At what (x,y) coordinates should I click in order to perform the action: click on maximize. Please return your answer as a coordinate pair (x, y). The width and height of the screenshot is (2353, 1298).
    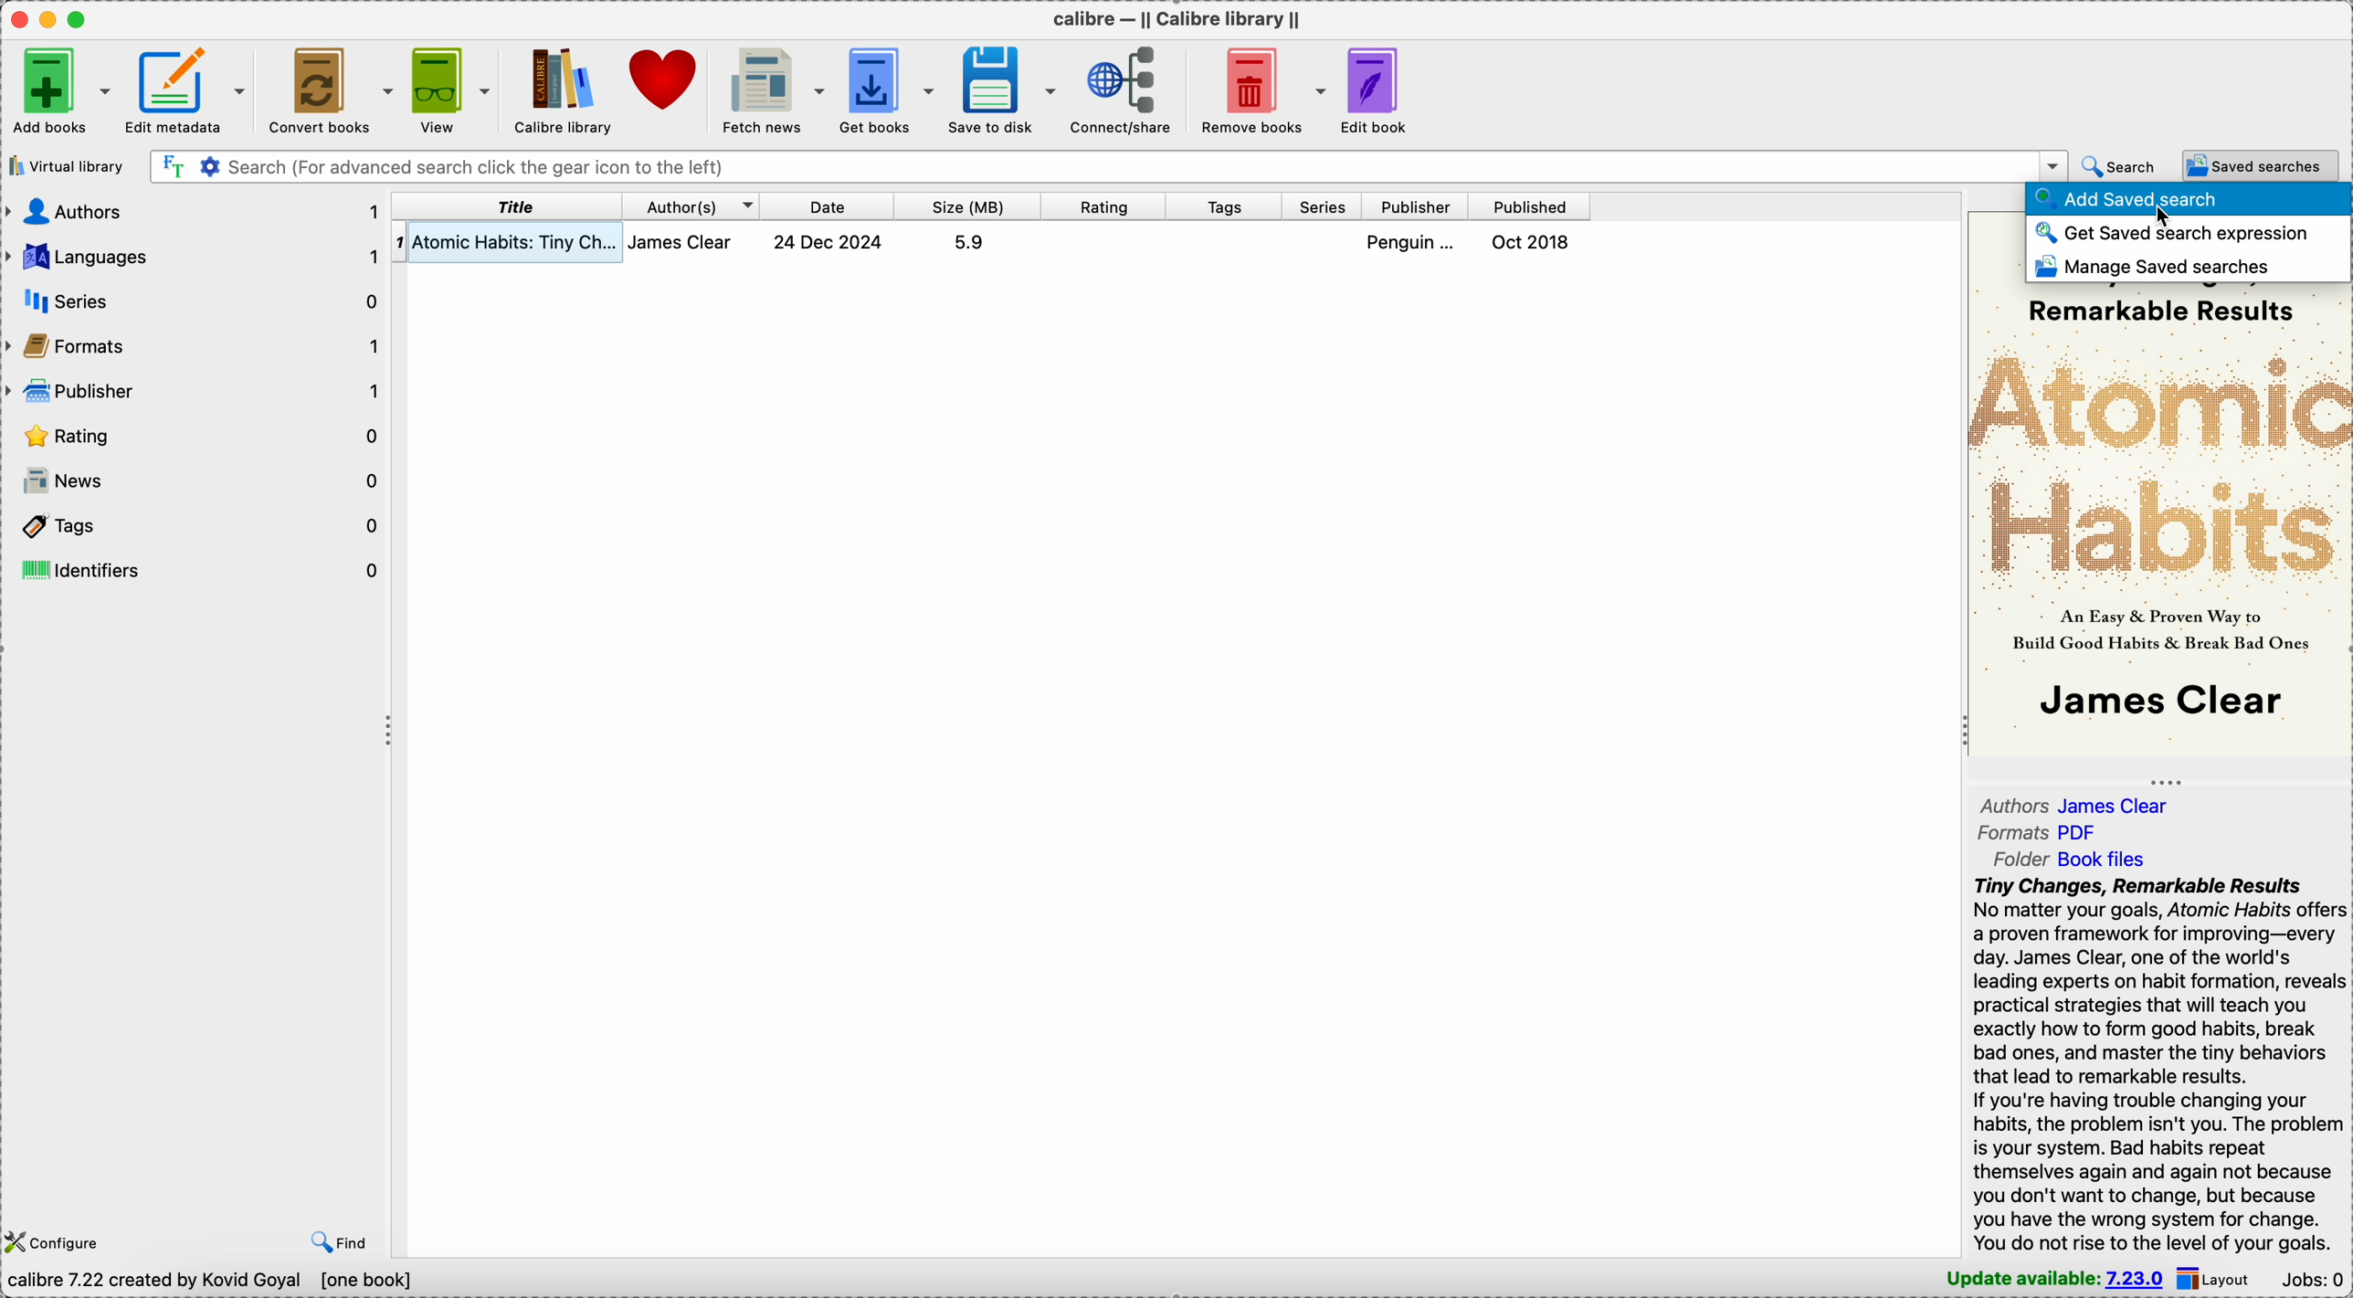
    Looking at the image, I should click on (81, 18).